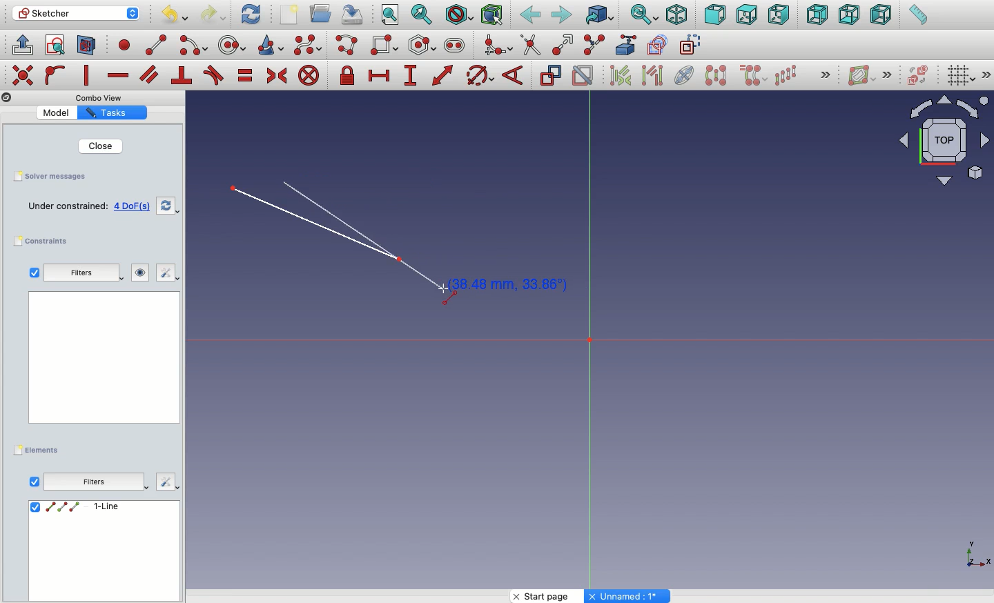 This screenshot has height=603, width=994. I want to click on , so click(629, 596).